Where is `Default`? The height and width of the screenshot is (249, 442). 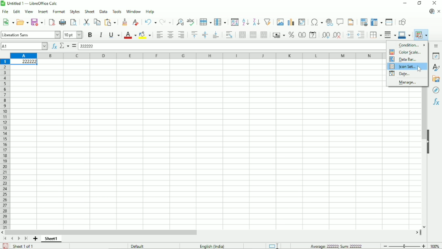 Default is located at coordinates (140, 246).